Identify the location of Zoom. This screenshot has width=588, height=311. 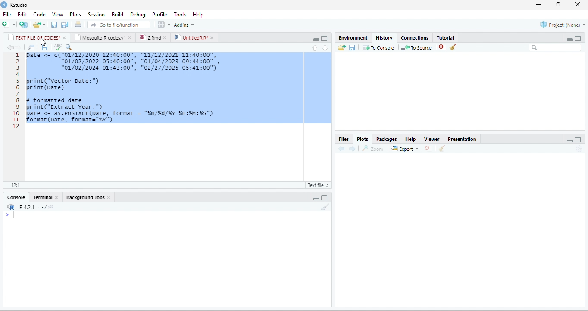
(372, 148).